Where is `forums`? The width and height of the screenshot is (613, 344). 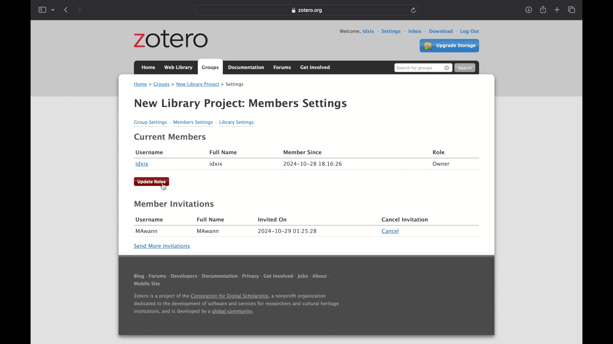
forums is located at coordinates (284, 67).